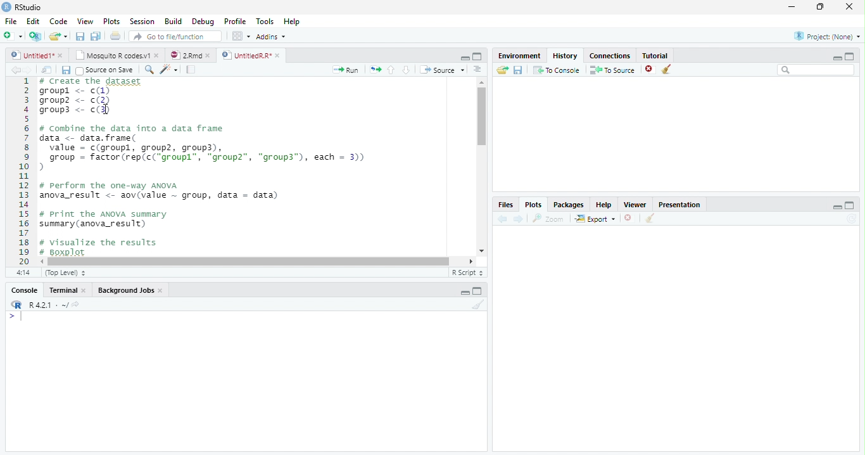  I want to click on Files, so click(505, 205).